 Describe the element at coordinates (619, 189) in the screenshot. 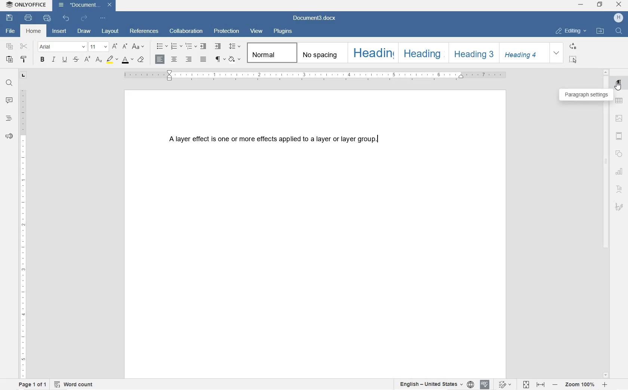

I see `TEXT ART` at that location.